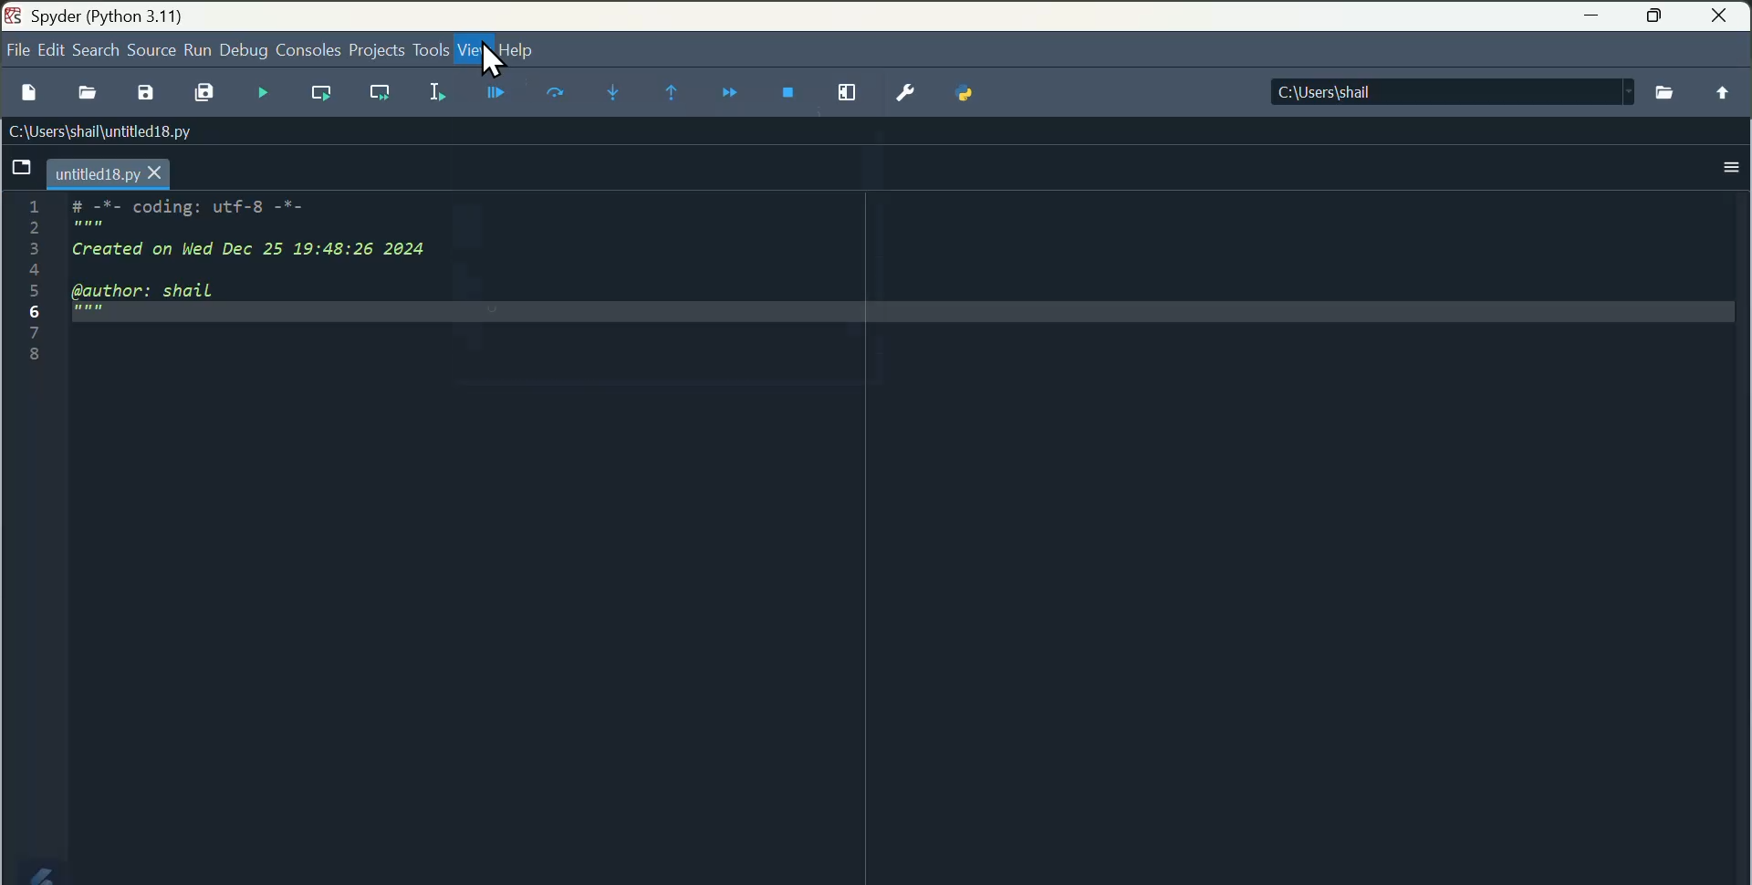 The image size is (1752, 885). Describe the element at coordinates (98, 130) in the screenshot. I see `C:\Users\shail\untitled18.py` at that location.